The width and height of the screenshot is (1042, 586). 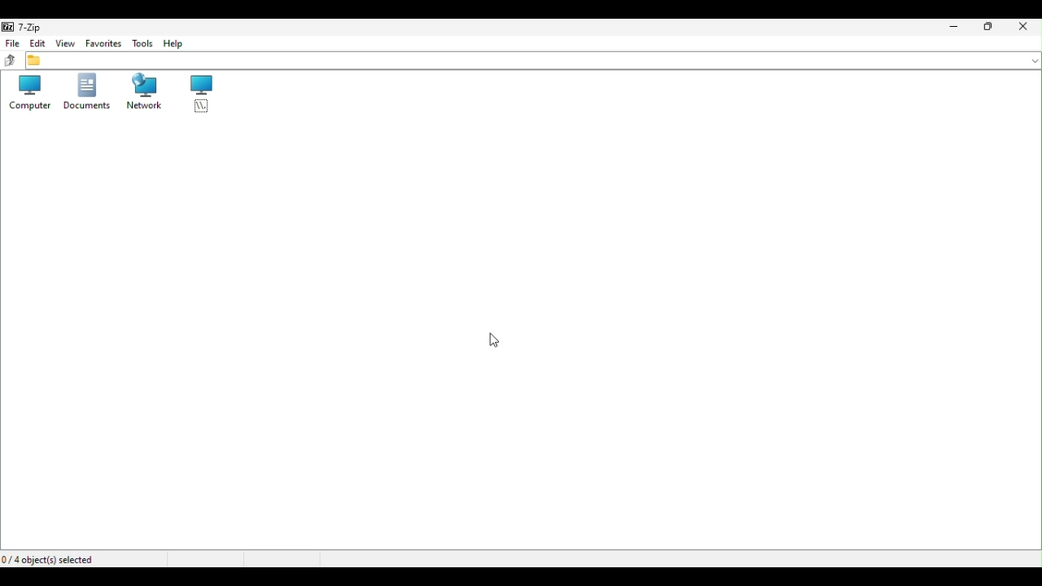 What do you see at coordinates (25, 95) in the screenshot?
I see `Computer` at bounding box center [25, 95].